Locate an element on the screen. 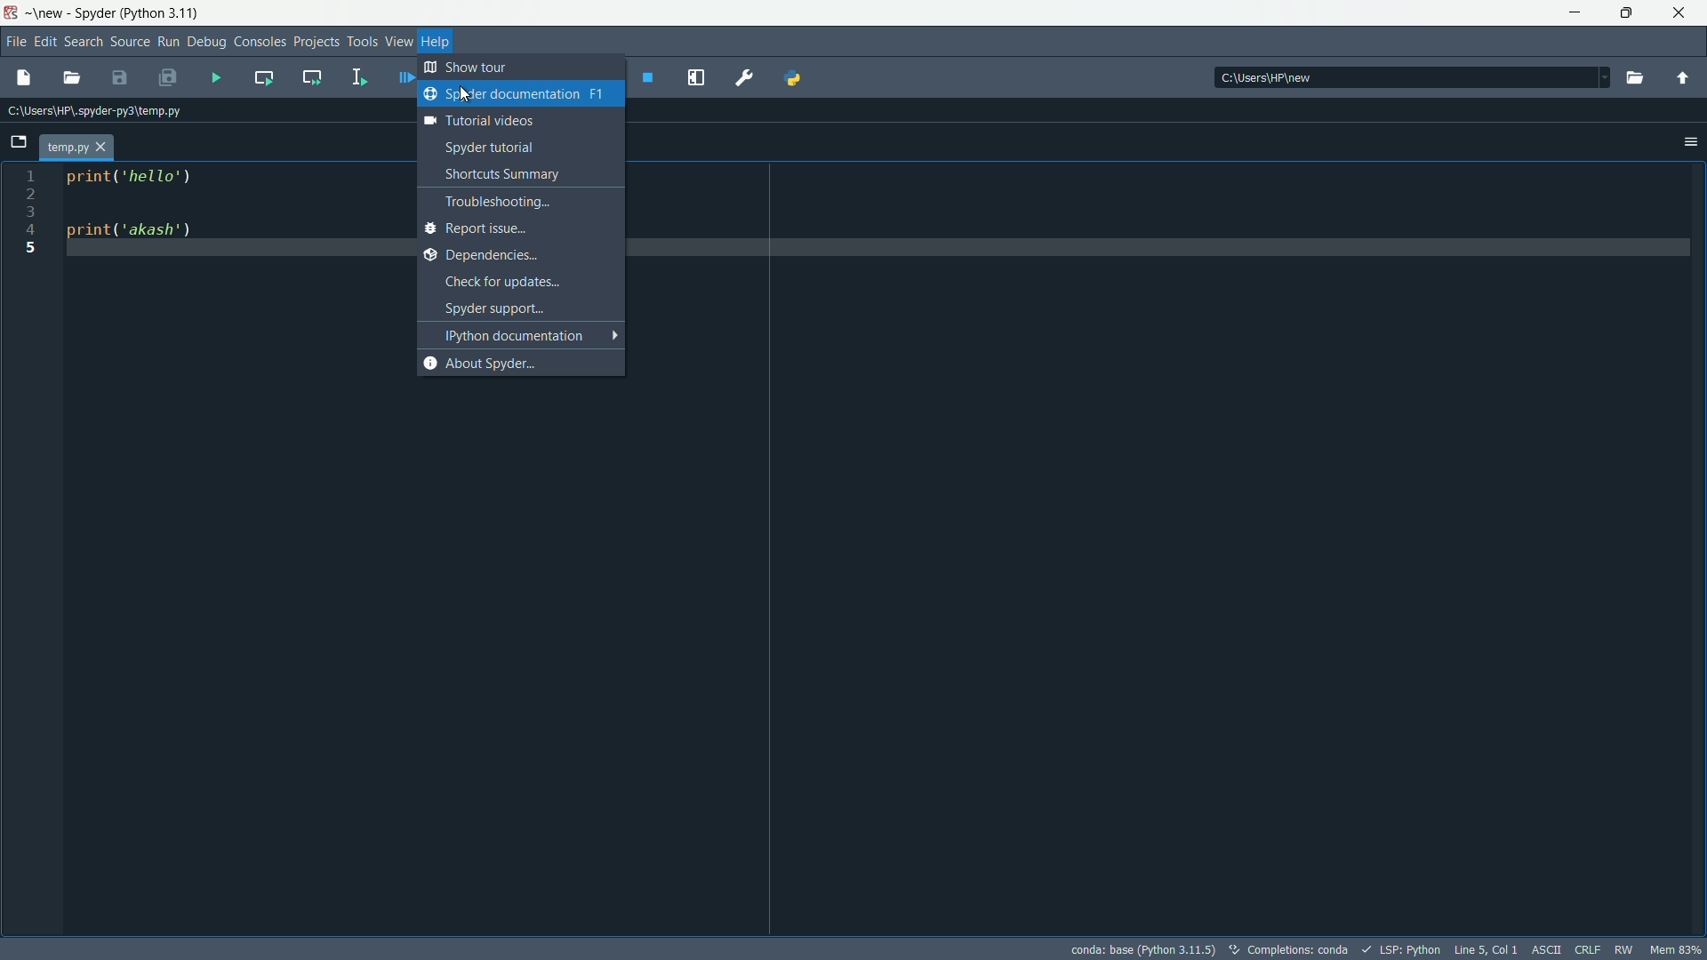  dependencies is located at coordinates (513, 254).